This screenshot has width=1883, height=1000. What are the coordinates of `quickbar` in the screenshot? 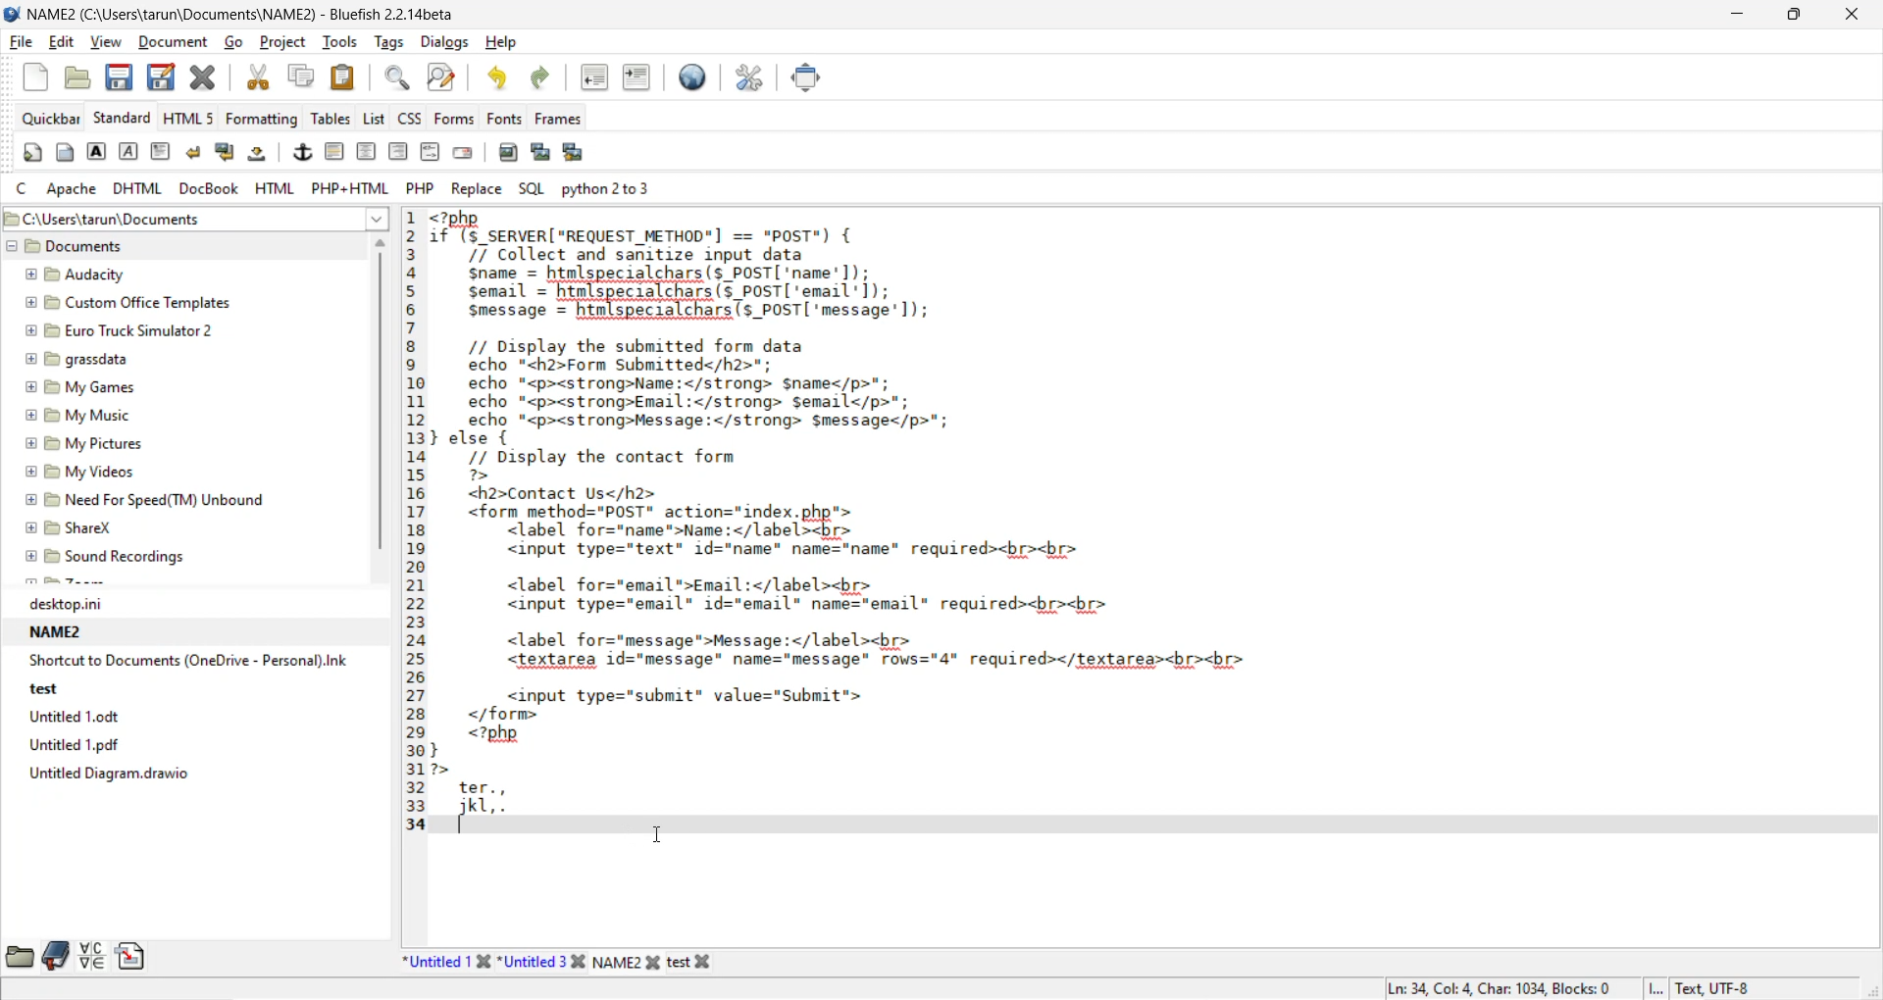 It's located at (52, 119).